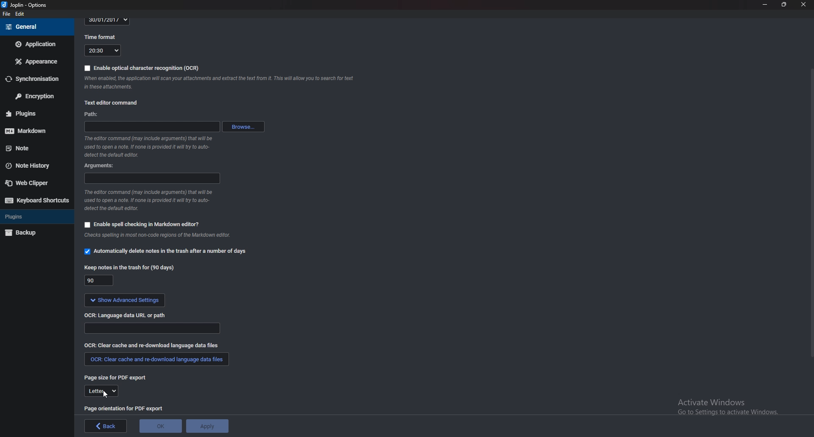 This screenshot has height=437, width=814. I want to click on back, so click(106, 426).